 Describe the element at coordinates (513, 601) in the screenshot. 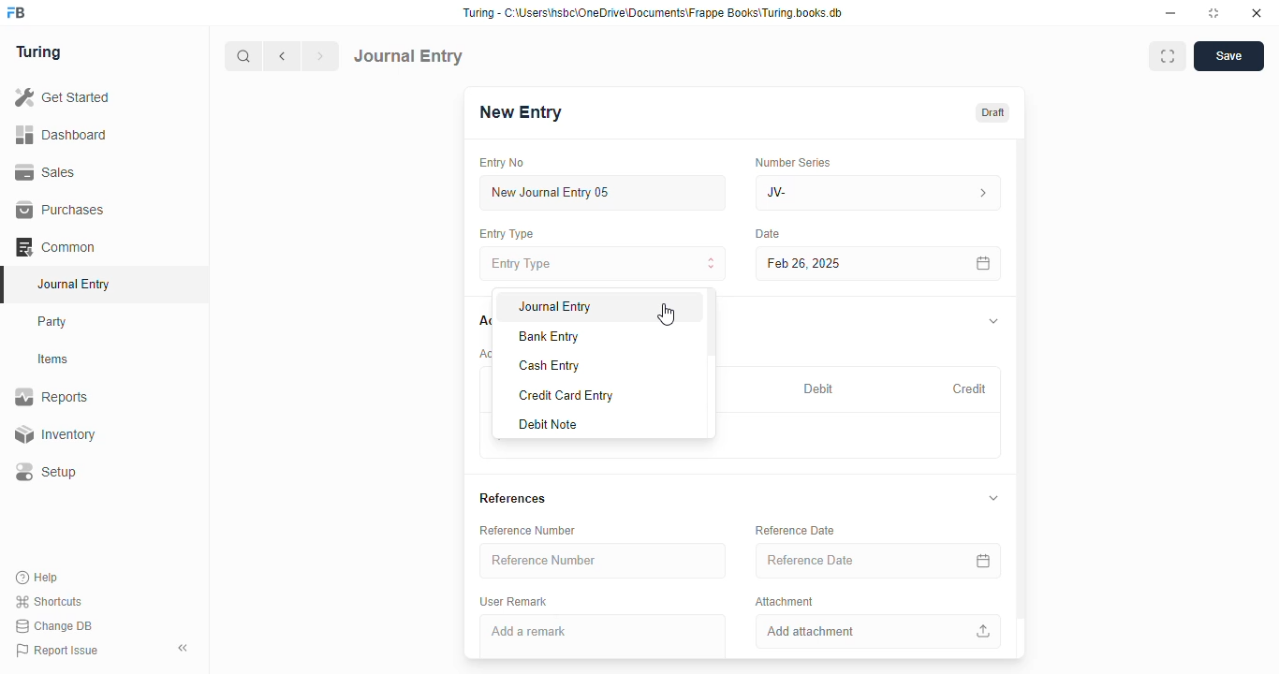

I see `user remark` at that location.